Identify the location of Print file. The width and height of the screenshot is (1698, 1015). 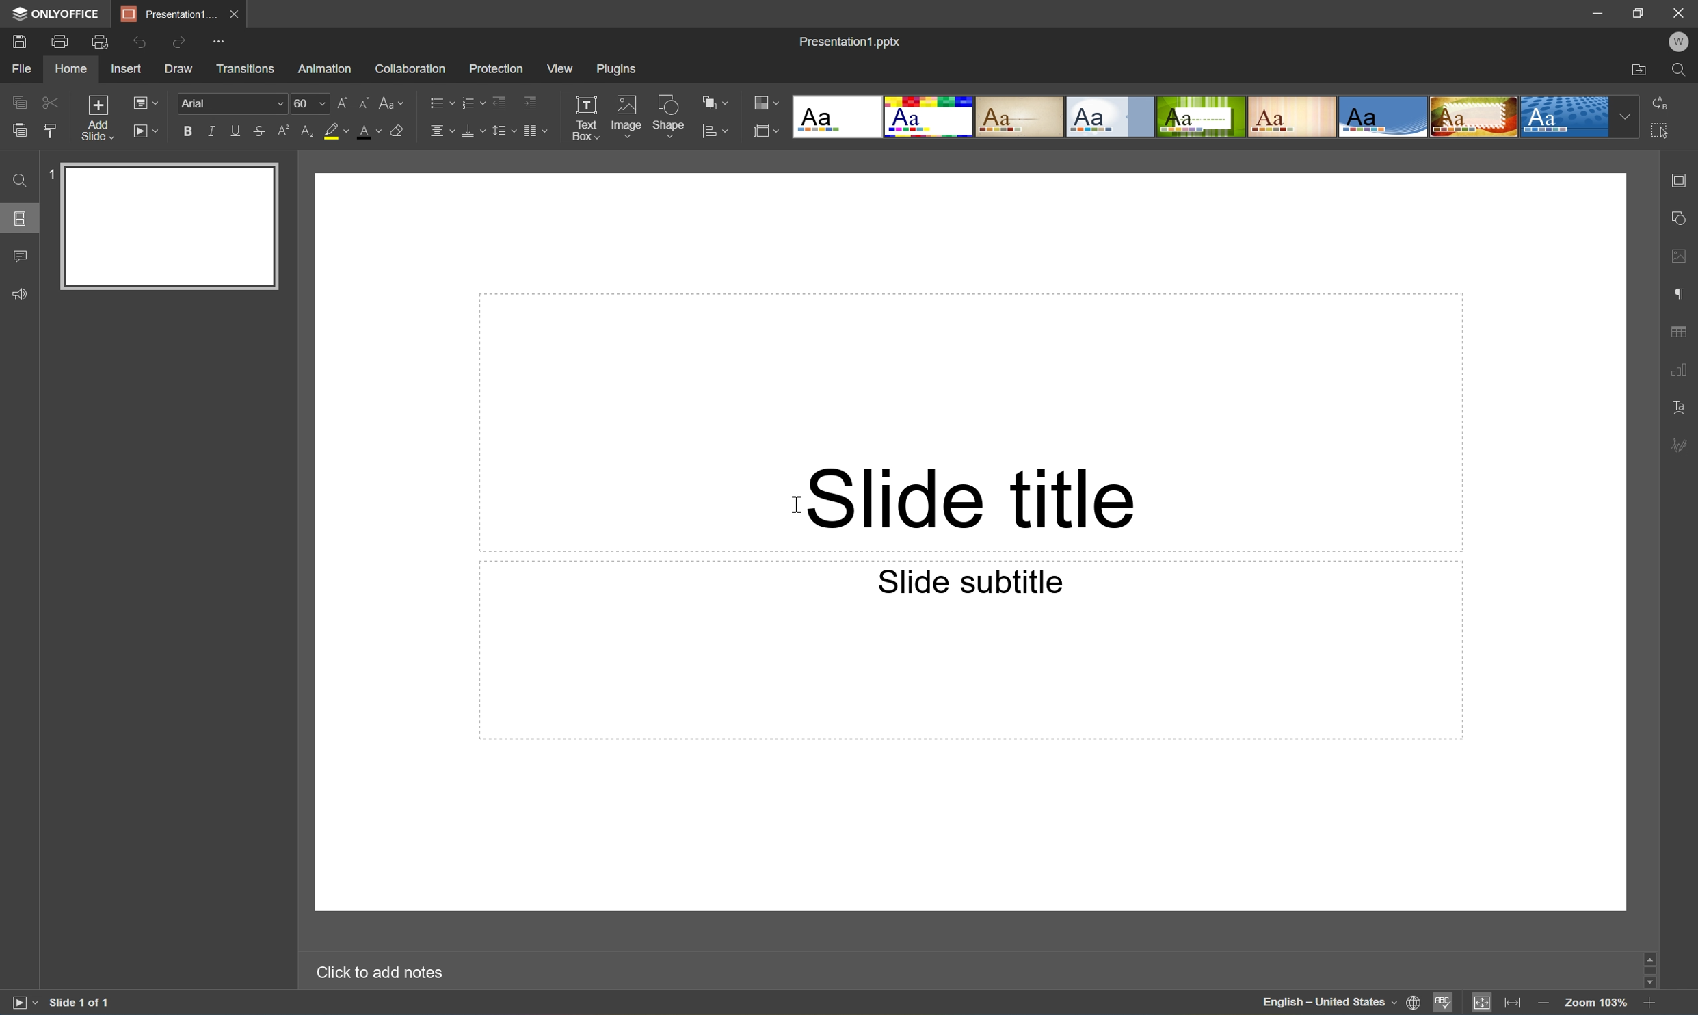
(61, 40).